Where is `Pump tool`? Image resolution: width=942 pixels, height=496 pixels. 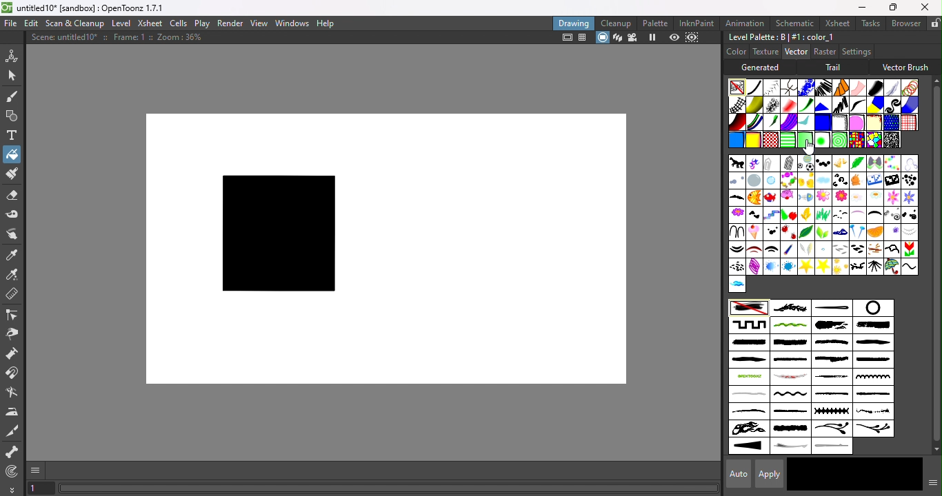
Pump tool is located at coordinates (17, 353).